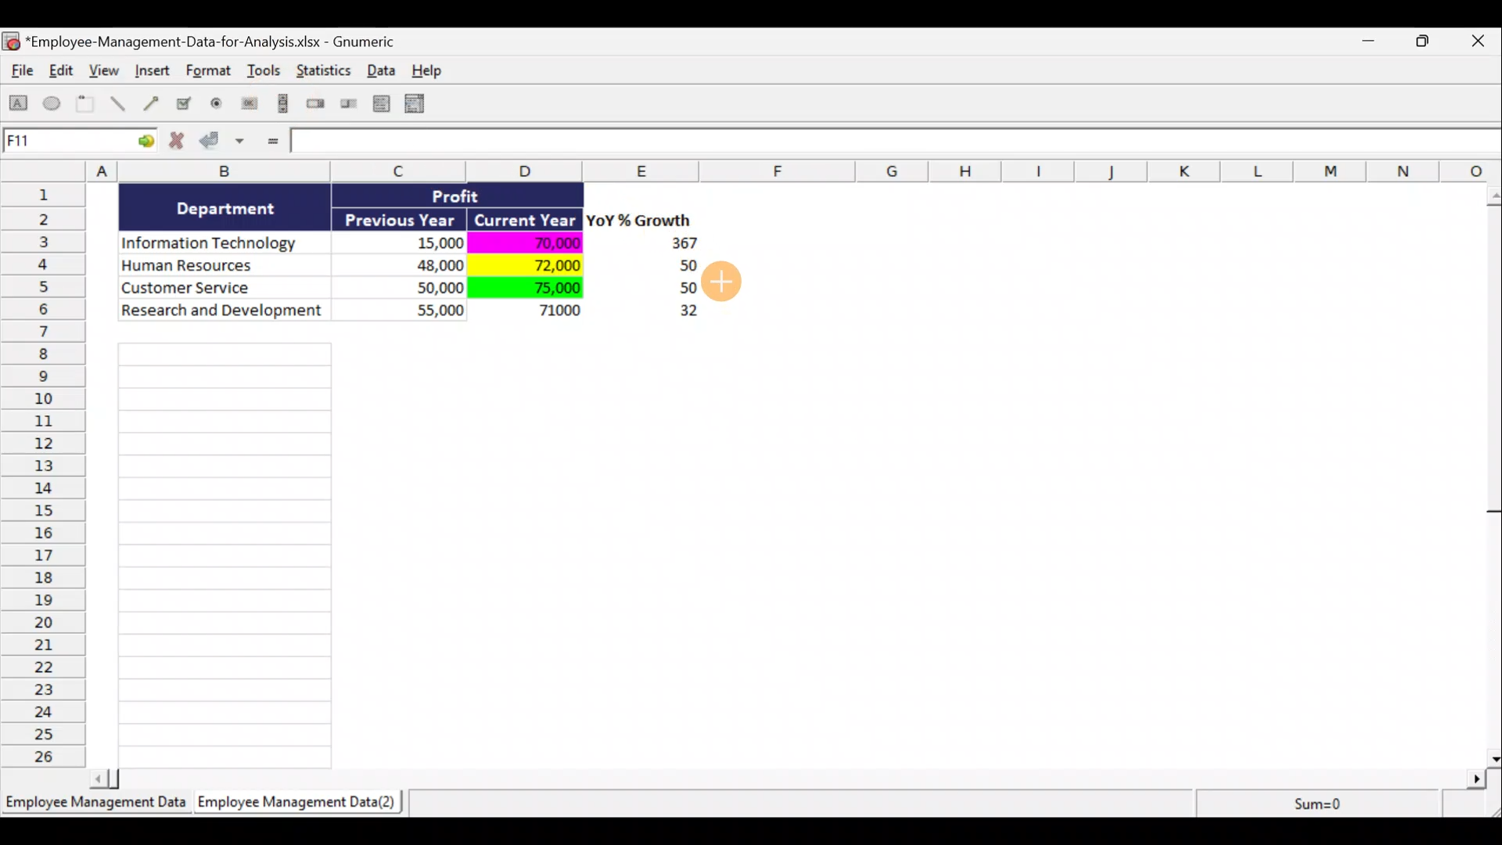 The width and height of the screenshot is (1502, 845). Describe the element at coordinates (1372, 44) in the screenshot. I see `Minimise` at that location.